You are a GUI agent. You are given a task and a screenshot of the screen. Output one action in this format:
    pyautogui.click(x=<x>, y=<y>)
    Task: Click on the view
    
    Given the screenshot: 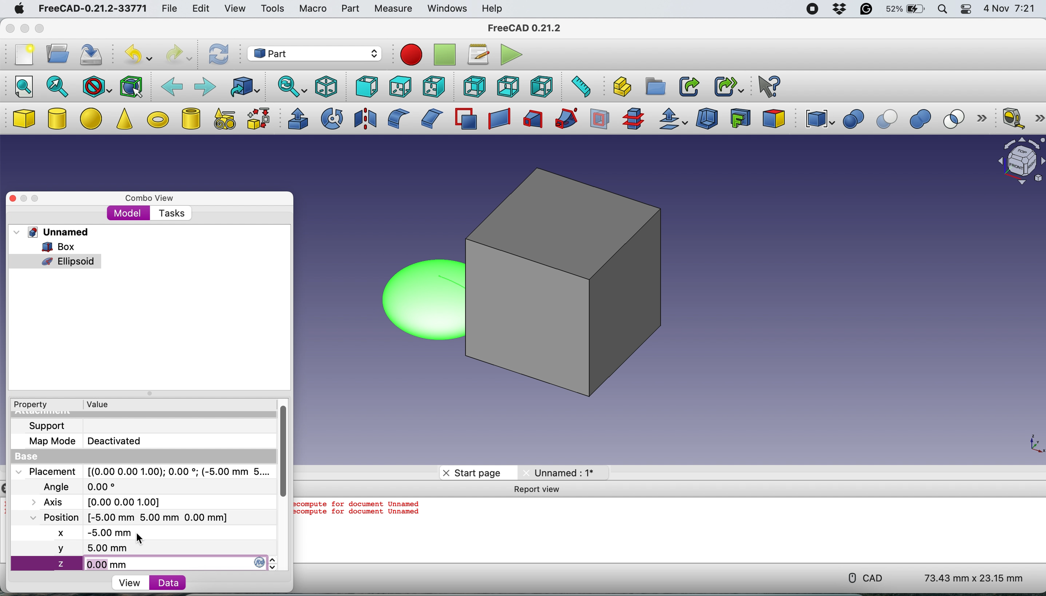 What is the action you would take?
    pyautogui.click(x=234, y=8)
    